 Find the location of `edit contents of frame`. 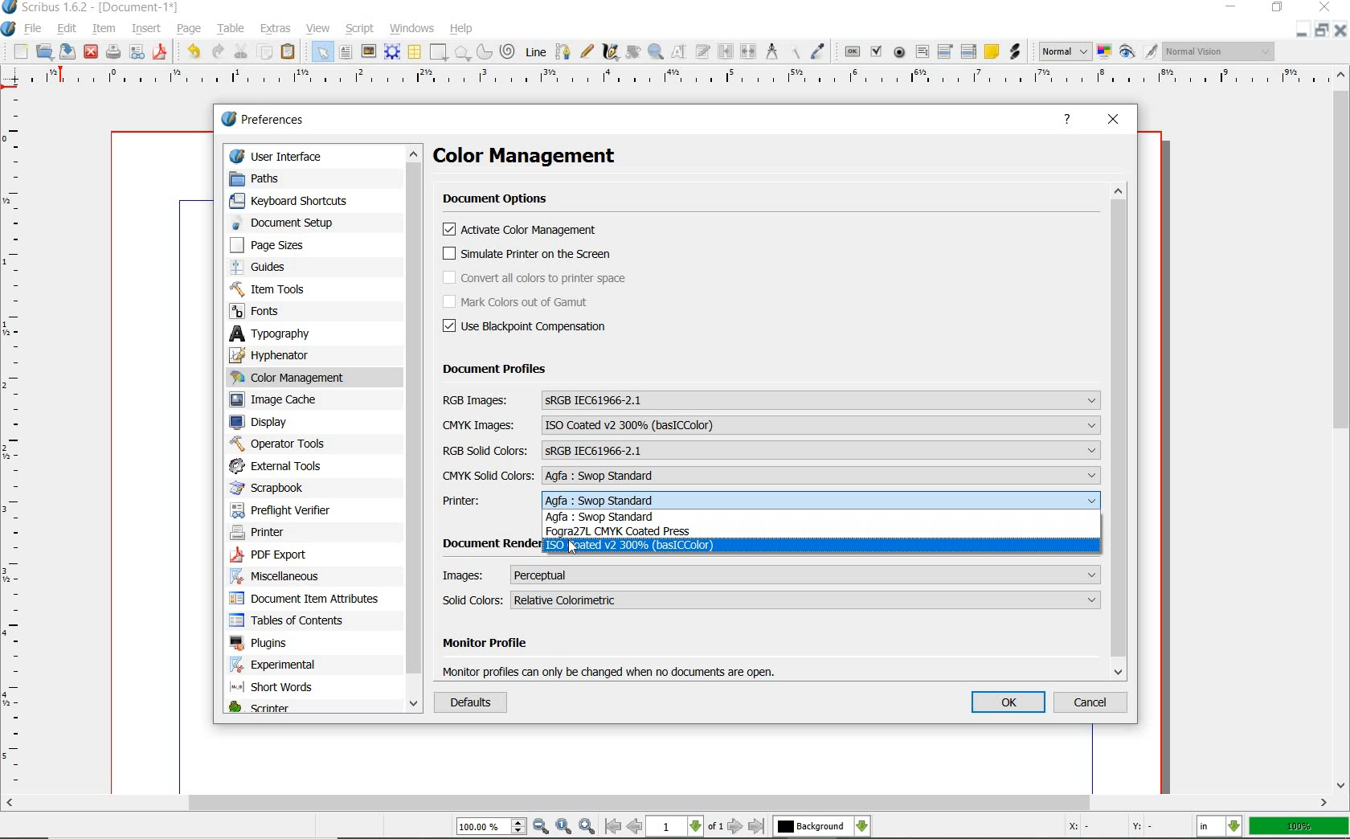

edit contents of frame is located at coordinates (679, 51).